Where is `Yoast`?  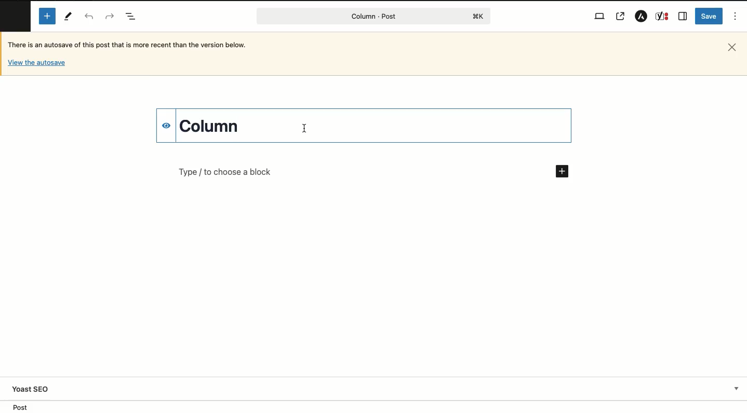
Yoast is located at coordinates (662, 16).